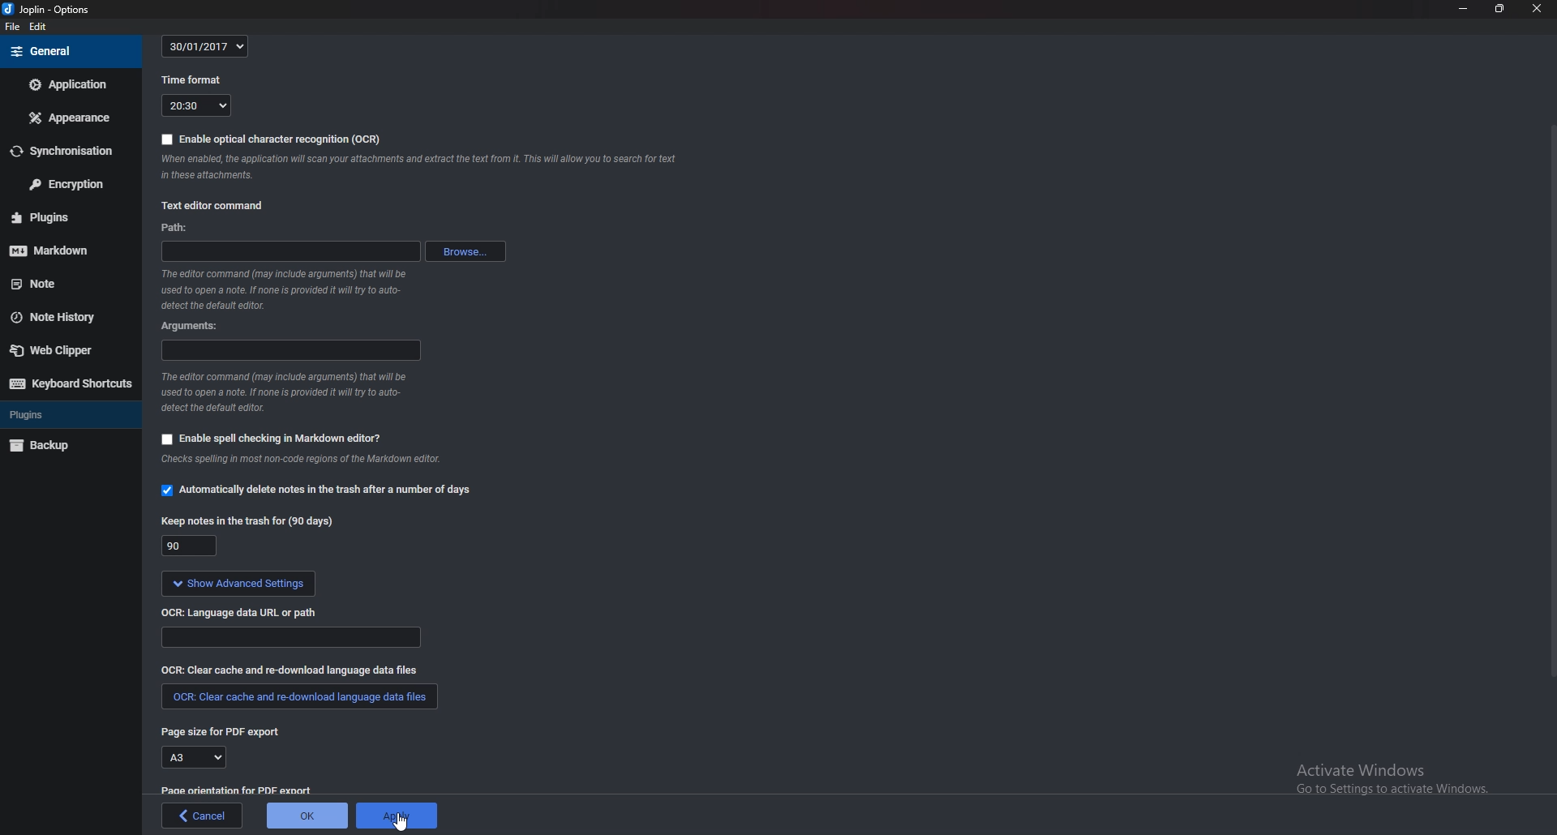 This screenshot has width=1557, height=835. I want to click on Enable spell checking, so click(272, 438).